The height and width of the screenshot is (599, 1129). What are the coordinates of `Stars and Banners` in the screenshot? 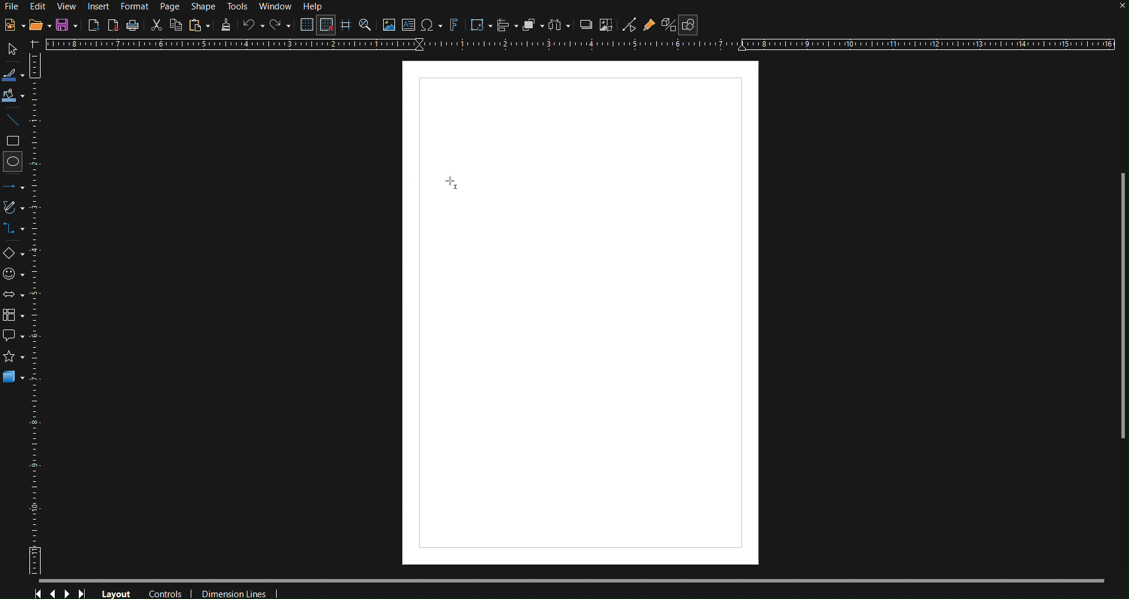 It's located at (12, 358).